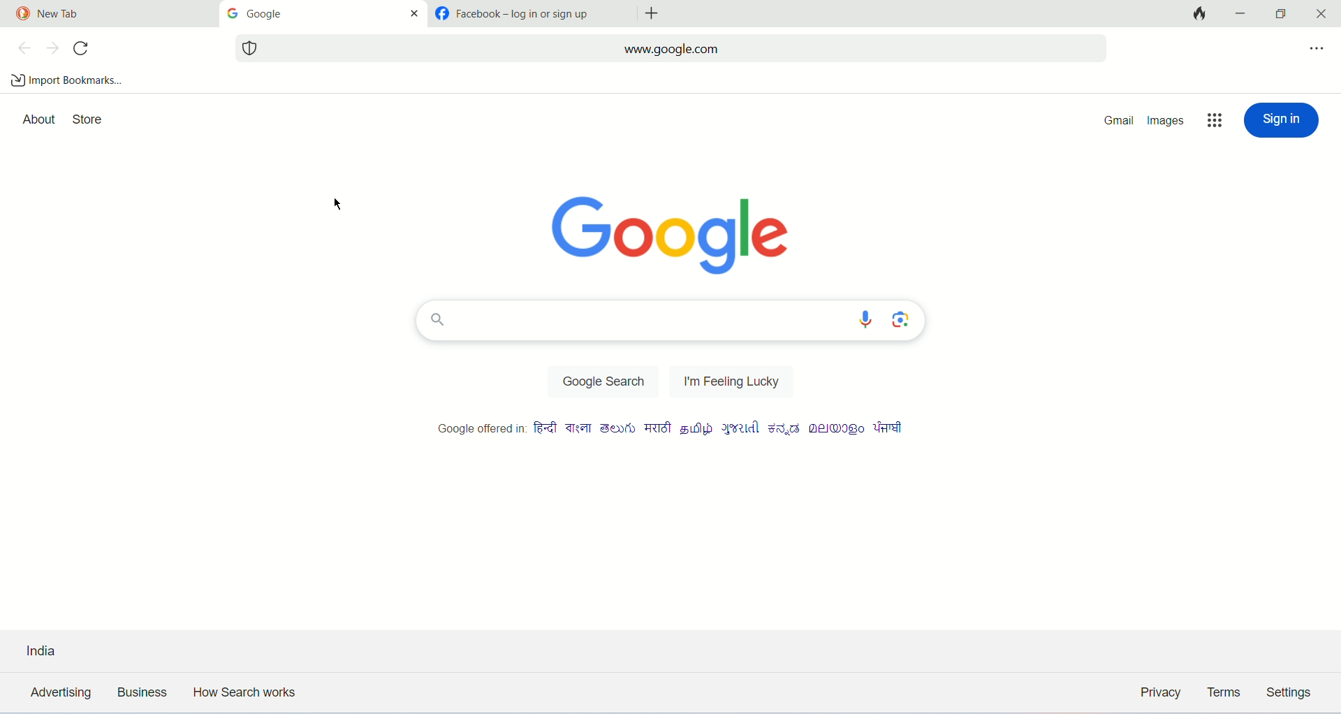 The image size is (1341, 714). What do you see at coordinates (343, 205) in the screenshot?
I see `cursor` at bounding box center [343, 205].